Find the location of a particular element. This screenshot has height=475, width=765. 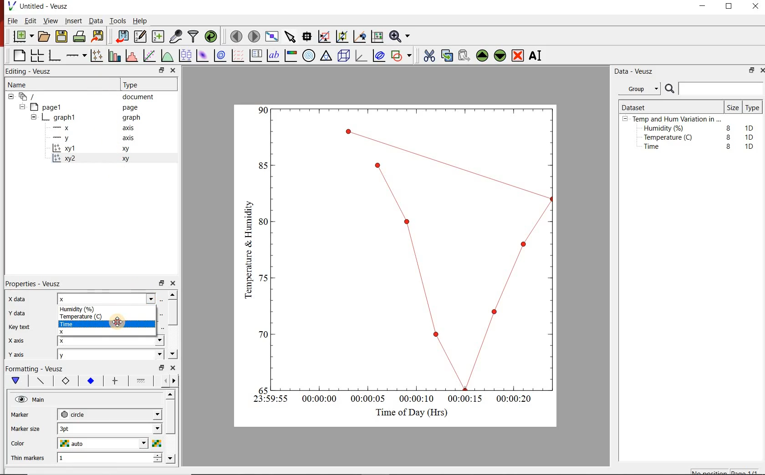

Formatting - Veusz is located at coordinates (36, 369).